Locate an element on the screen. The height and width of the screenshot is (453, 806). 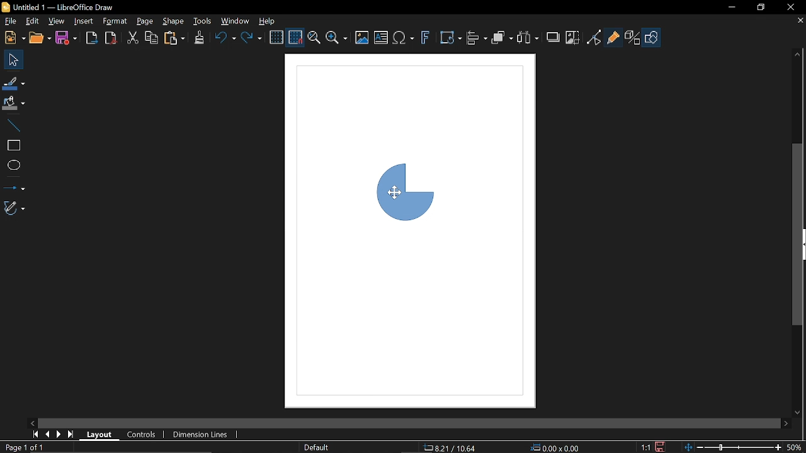
Copy is located at coordinates (152, 38).